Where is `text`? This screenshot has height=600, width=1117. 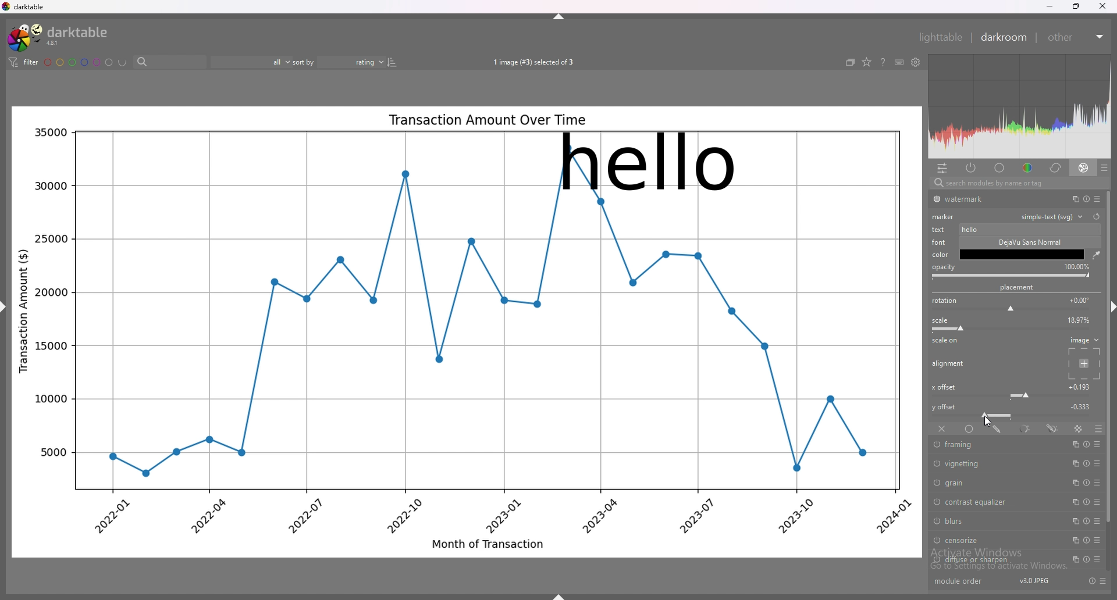 text is located at coordinates (940, 230).